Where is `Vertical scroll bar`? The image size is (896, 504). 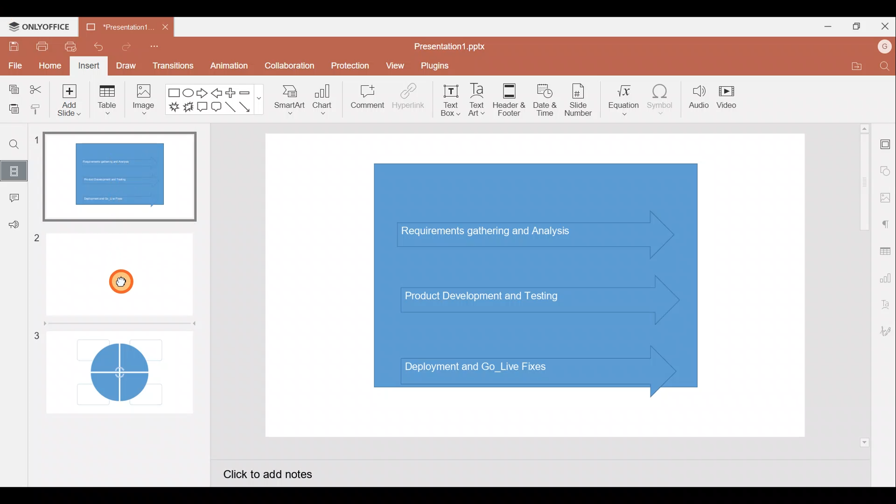
Vertical scroll bar is located at coordinates (862, 284).